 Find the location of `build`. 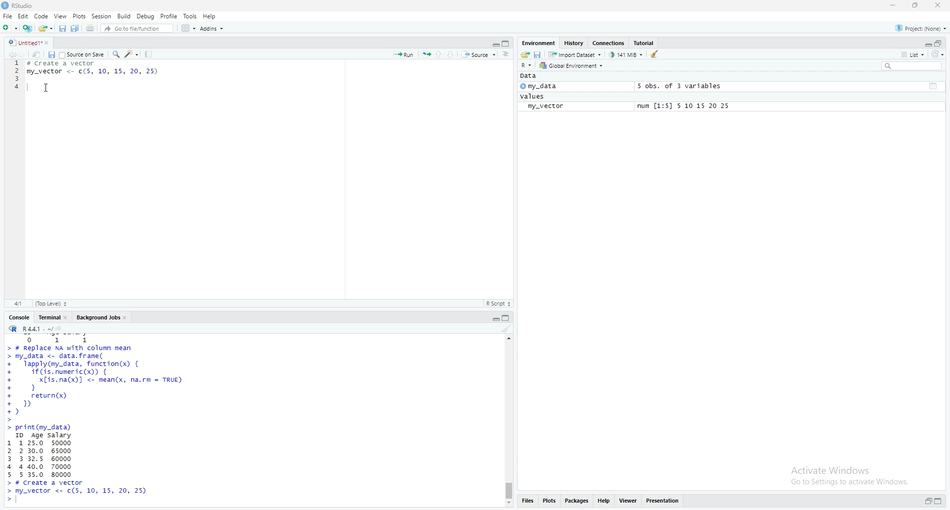

build is located at coordinates (124, 16).